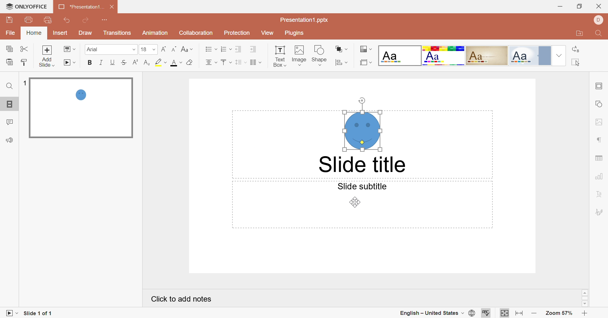  What do you see at coordinates (123, 63) in the screenshot?
I see `Strikethrough` at bounding box center [123, 63].